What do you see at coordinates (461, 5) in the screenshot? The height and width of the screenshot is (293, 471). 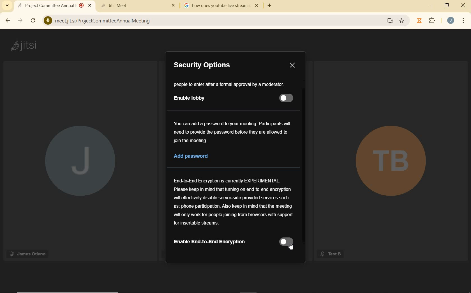 I see `CLOSE` at bounding box center [461, 5].